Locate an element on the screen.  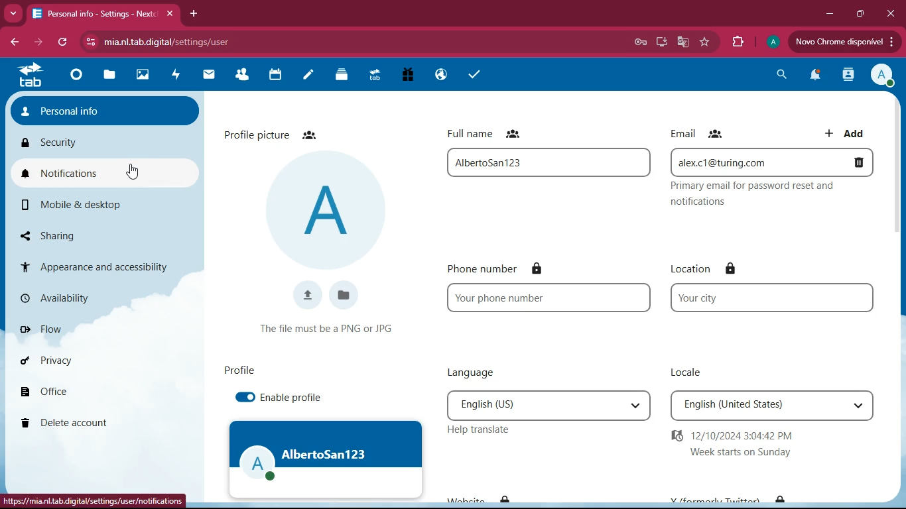
description is located at coordinates (323, 330).